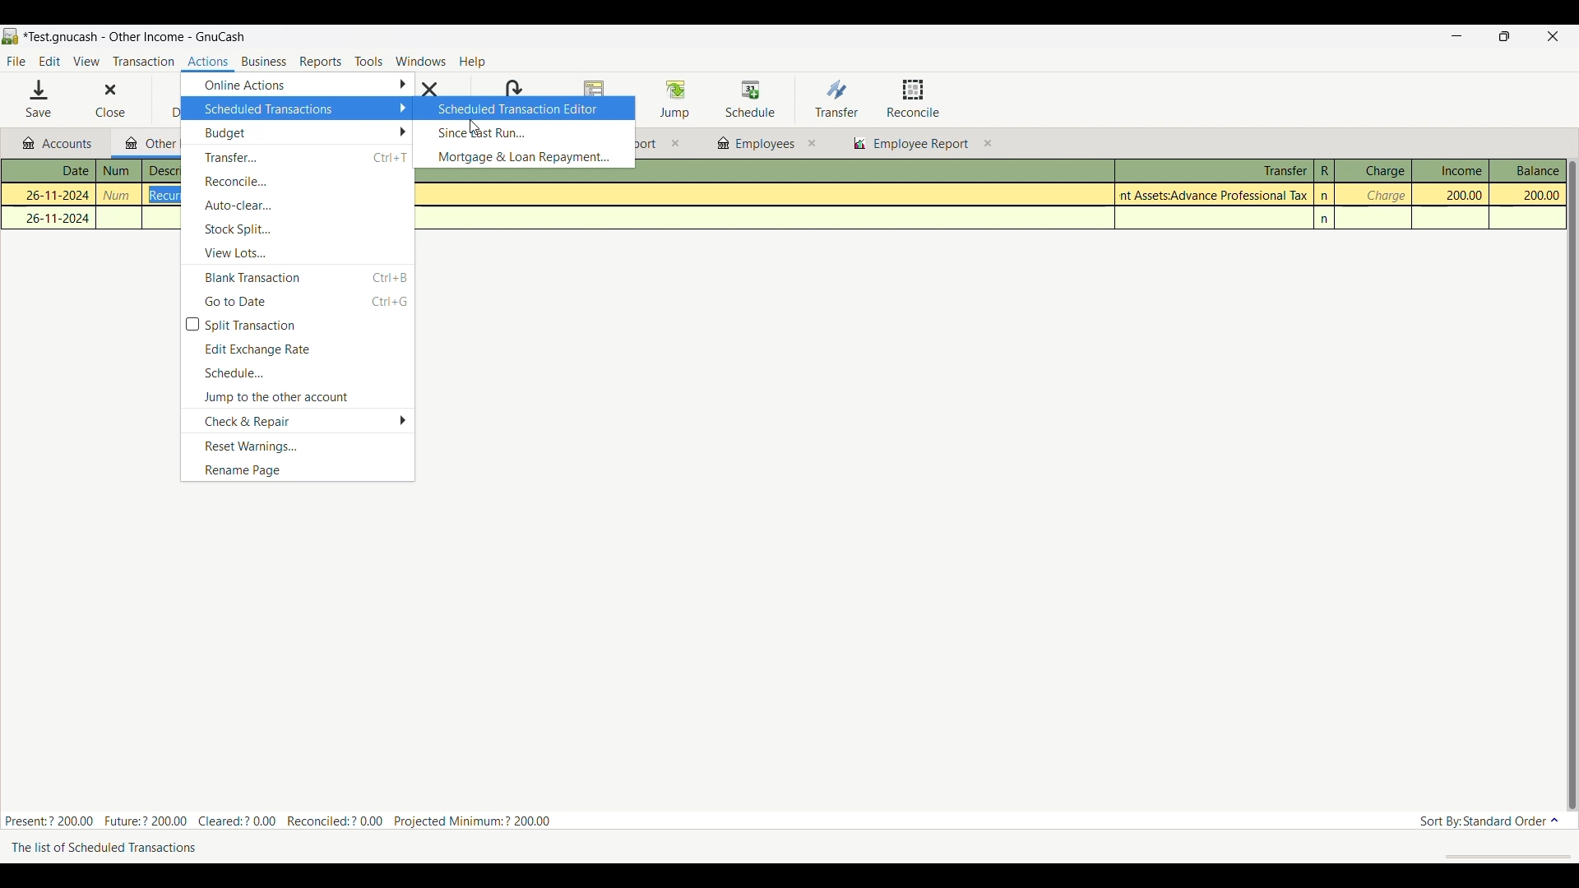 Image resolution: width=1579 pixels, height=888 pixels. Describe the element at coordinates (298, 205) in the screenshot. I see `Auto clear` at that location.